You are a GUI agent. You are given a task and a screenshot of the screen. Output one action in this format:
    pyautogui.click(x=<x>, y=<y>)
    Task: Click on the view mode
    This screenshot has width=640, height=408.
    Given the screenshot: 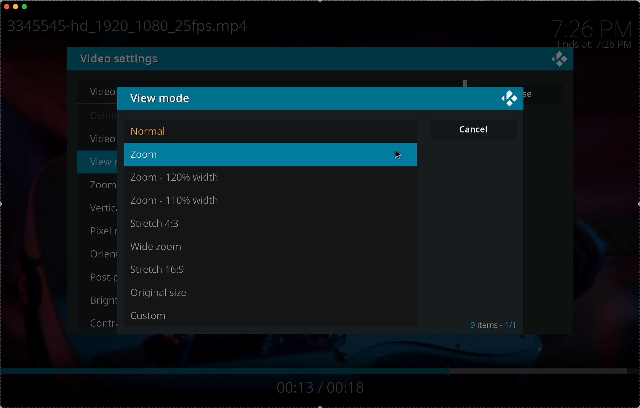 What is the action you would take?
    pyautogui.click(x=161, y=98)
    